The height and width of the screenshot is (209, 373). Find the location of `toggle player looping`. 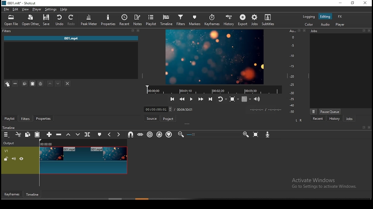

toggle player looping is located at coordinates (221, 98).